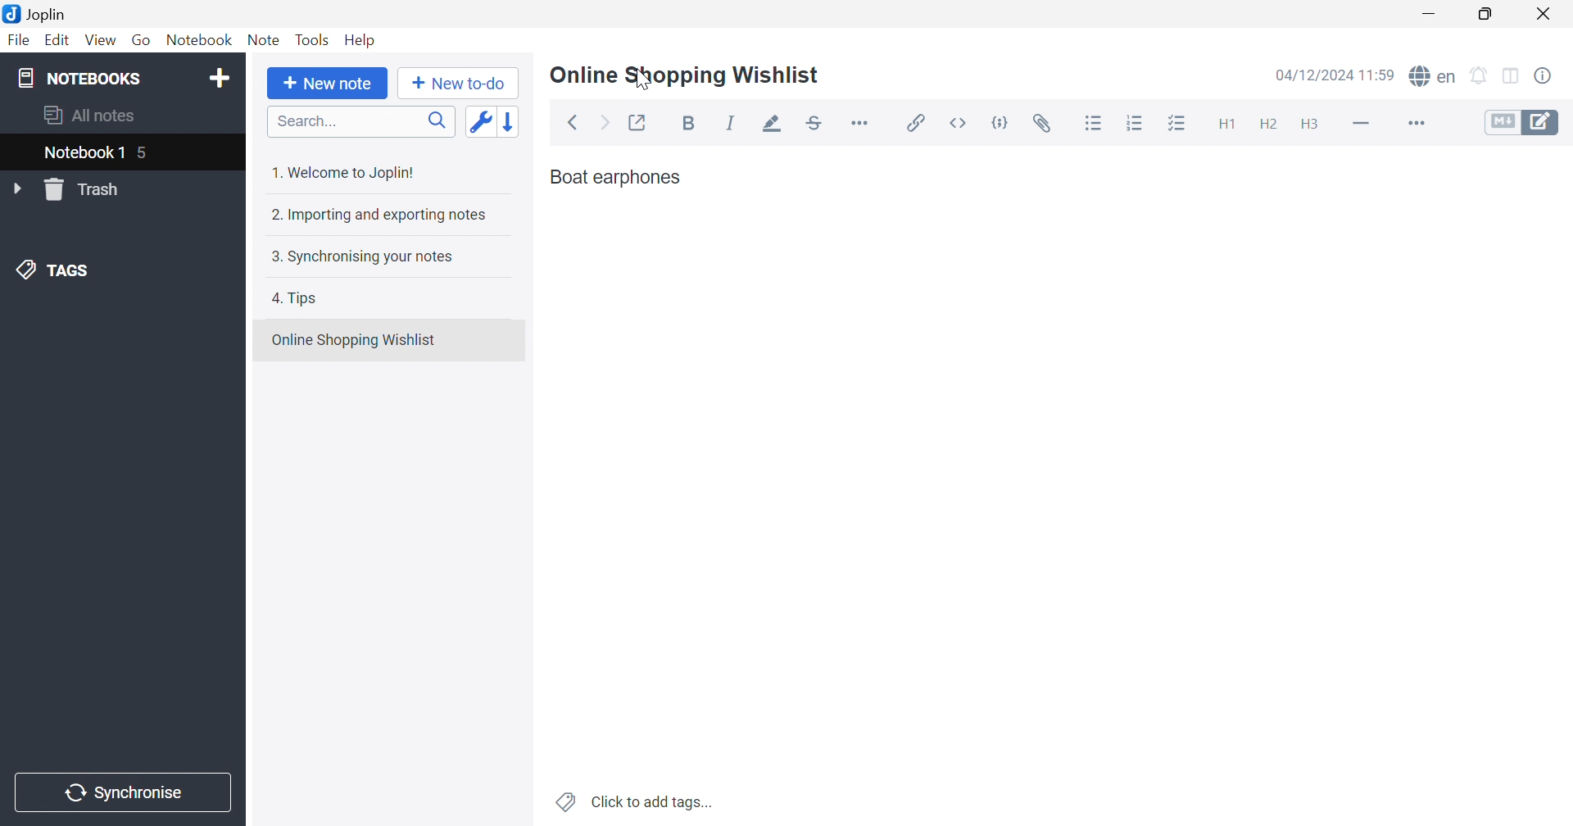  I want to click on Cursor, so click(641, 78).